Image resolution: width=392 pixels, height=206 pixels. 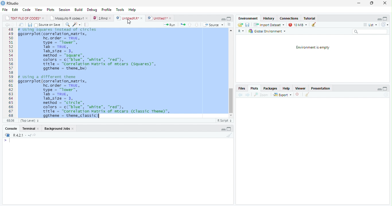 What do you see at coordinates (386, 89) in the screenshot?
I see `hide console` at bounding box center [386, 89].